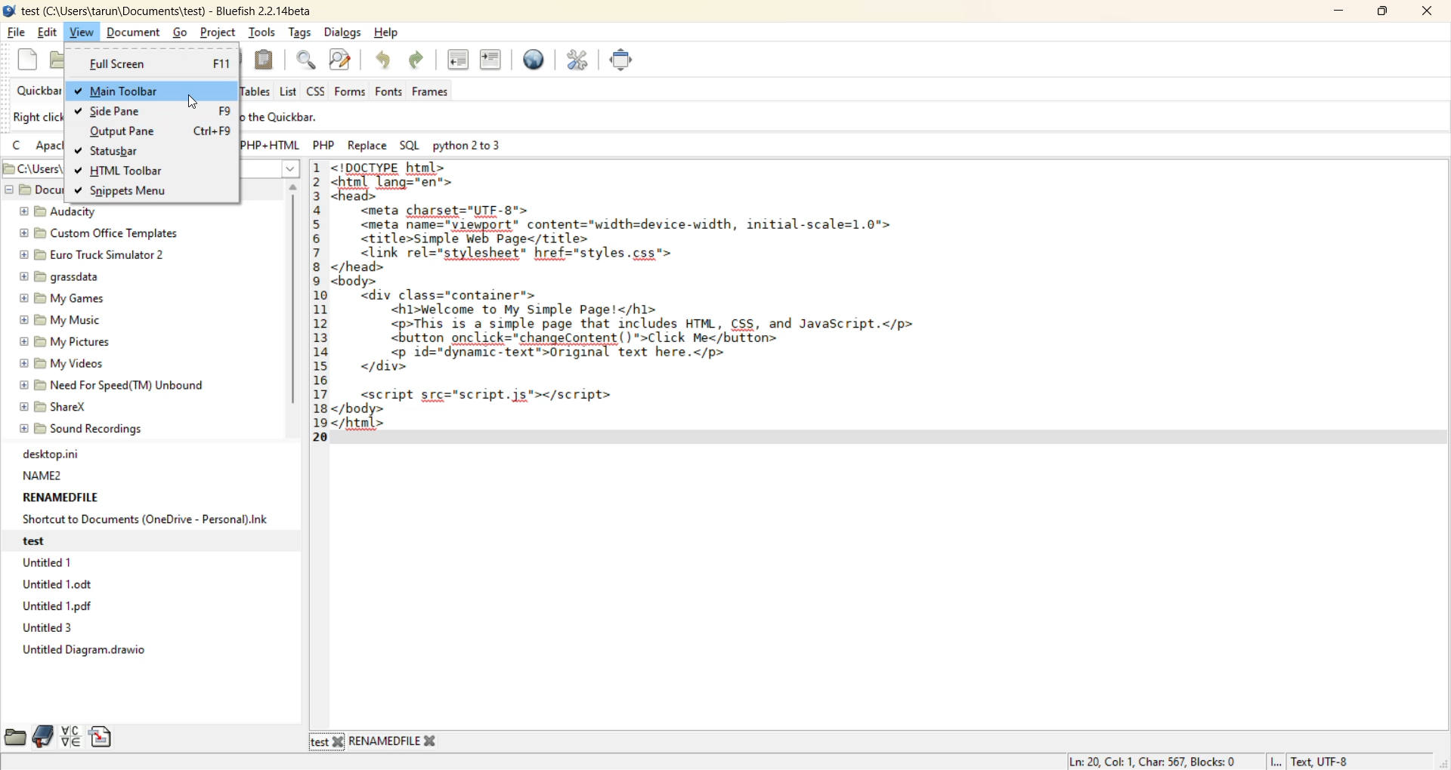 Image resolution: width=1451 pixels, height=770 pixels. Describe the element at coordinates (436, 92) in the screenshot. I see `frames` at that location.